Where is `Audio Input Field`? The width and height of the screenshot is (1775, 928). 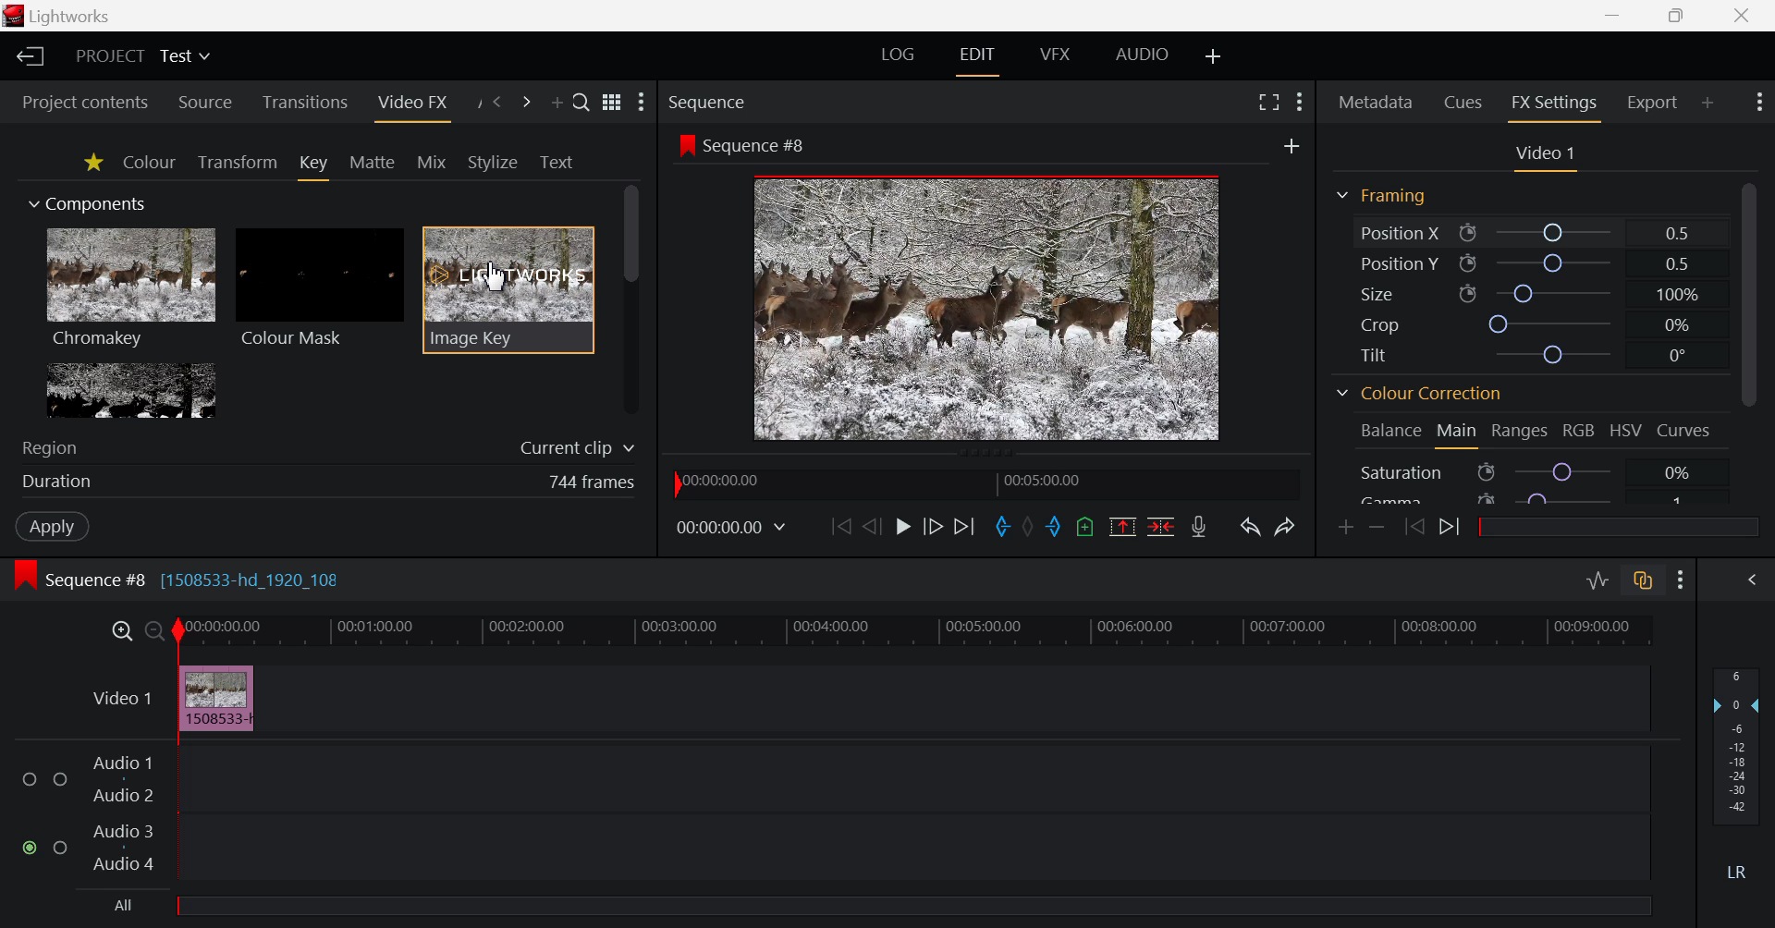 Audio Input Field is located at coordinates (910, 811).